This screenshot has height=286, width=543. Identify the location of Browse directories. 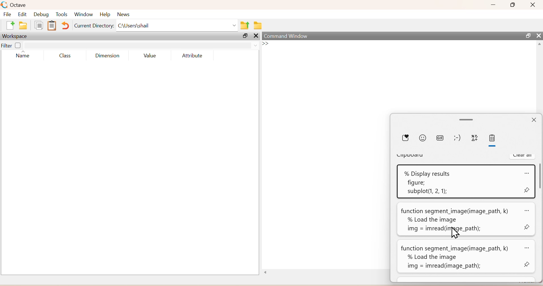
(258, 26).